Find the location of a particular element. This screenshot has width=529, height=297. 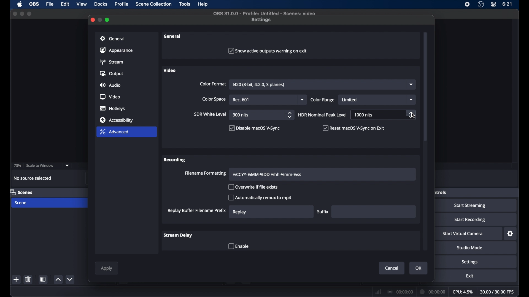

73% is located at coordinates (17, 166).